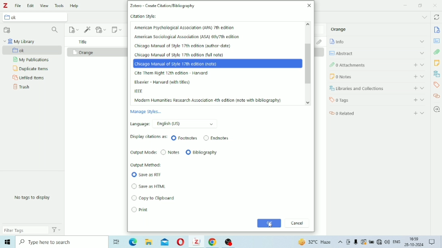  Describe the element at coordinates (379, 242) in the screenshot. I see `Internet` at that location.